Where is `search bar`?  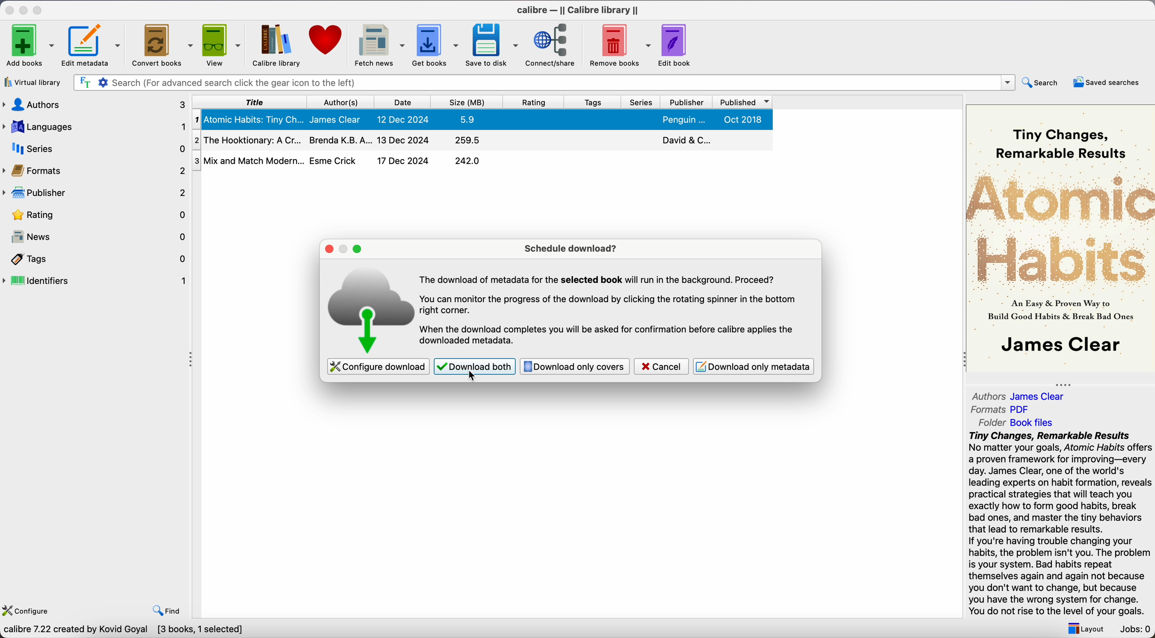 search bar is located at coordinates (543, 83).